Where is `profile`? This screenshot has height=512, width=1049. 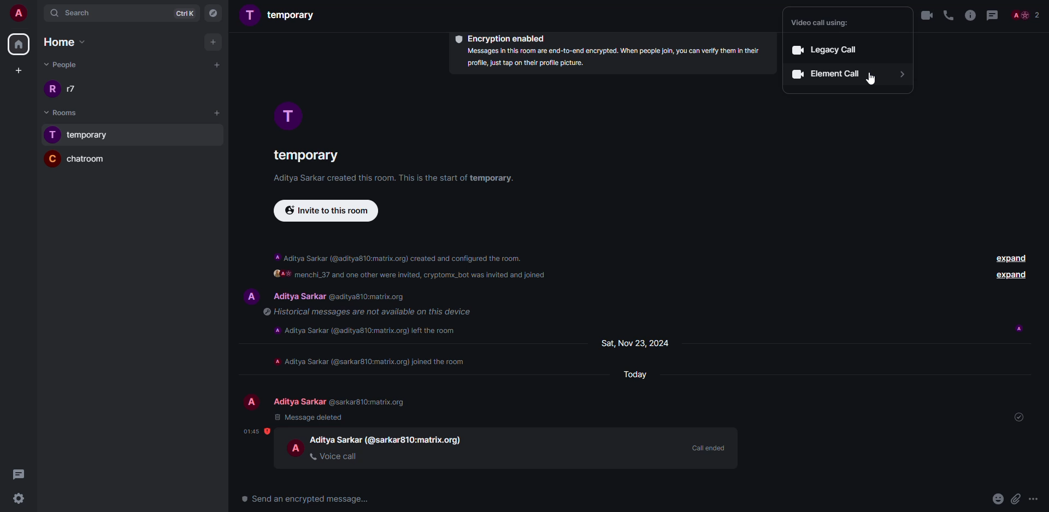 profile is located at coordinates (51, 159).